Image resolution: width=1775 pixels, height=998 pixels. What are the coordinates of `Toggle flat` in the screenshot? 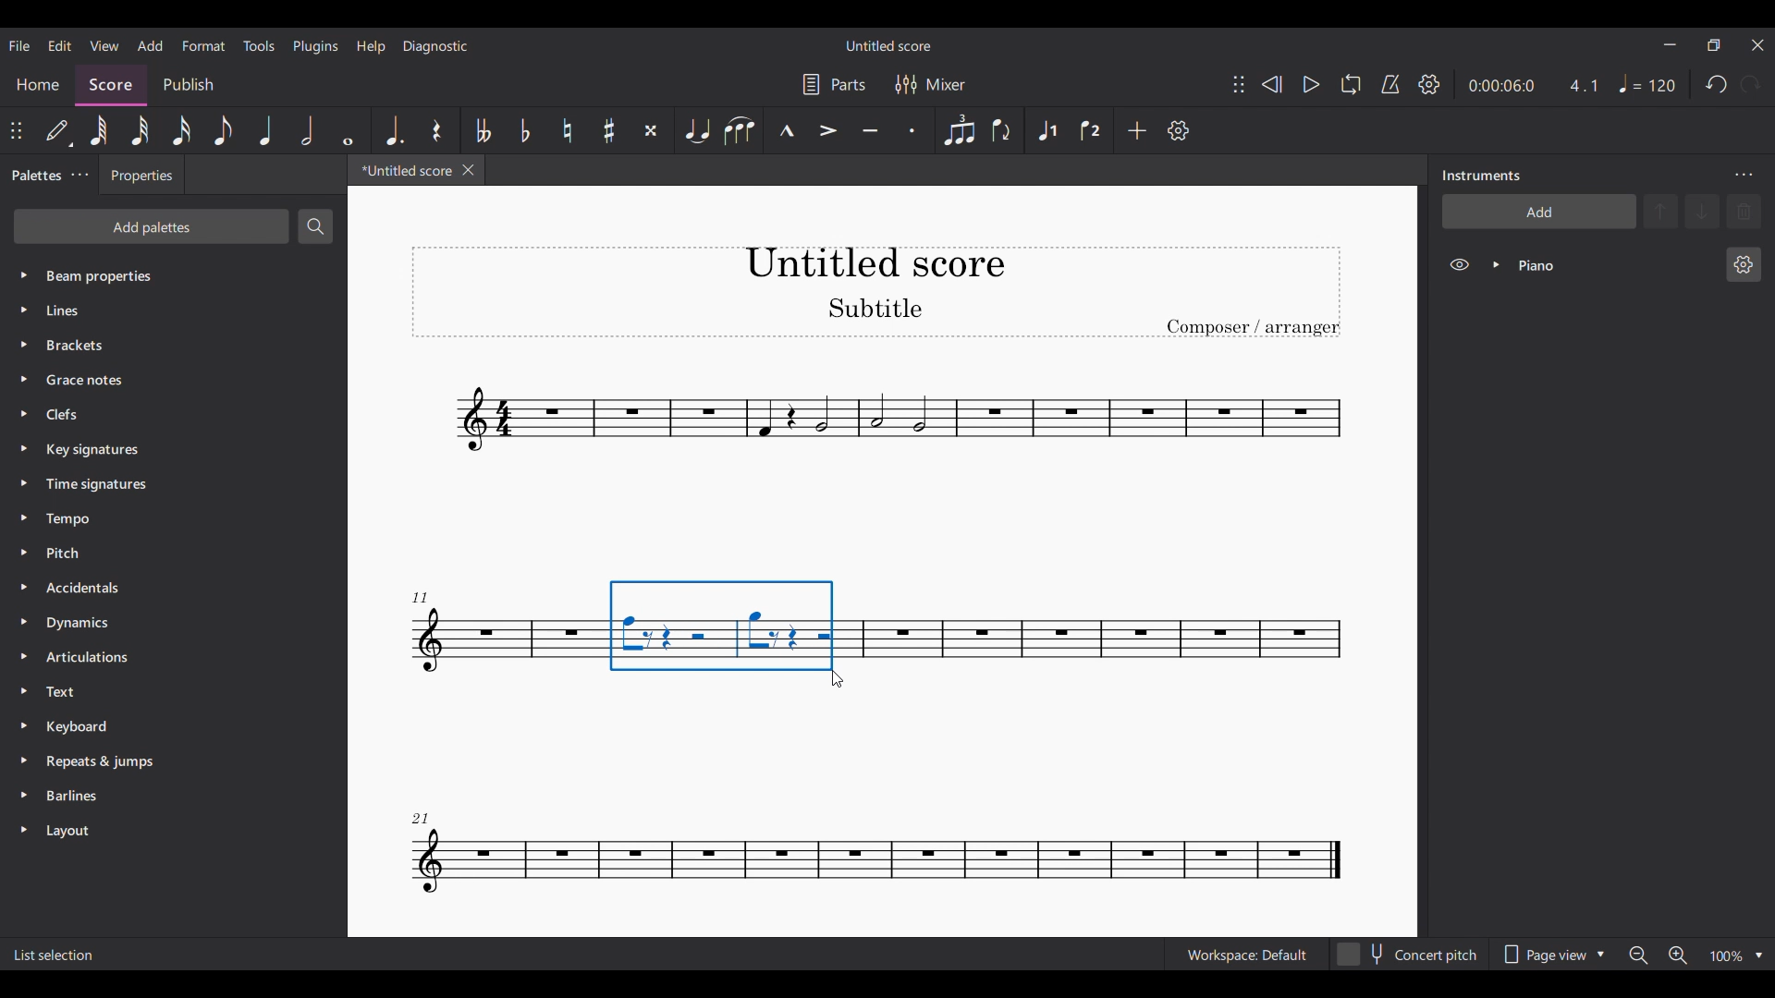 It's located at (526, 130).